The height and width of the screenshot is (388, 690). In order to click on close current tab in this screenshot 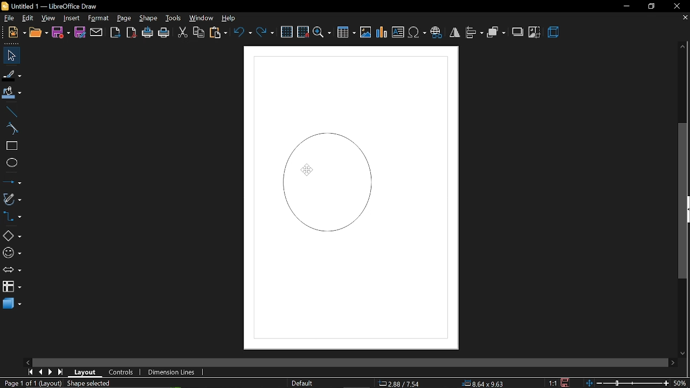, I will do `click(684, 19)`.